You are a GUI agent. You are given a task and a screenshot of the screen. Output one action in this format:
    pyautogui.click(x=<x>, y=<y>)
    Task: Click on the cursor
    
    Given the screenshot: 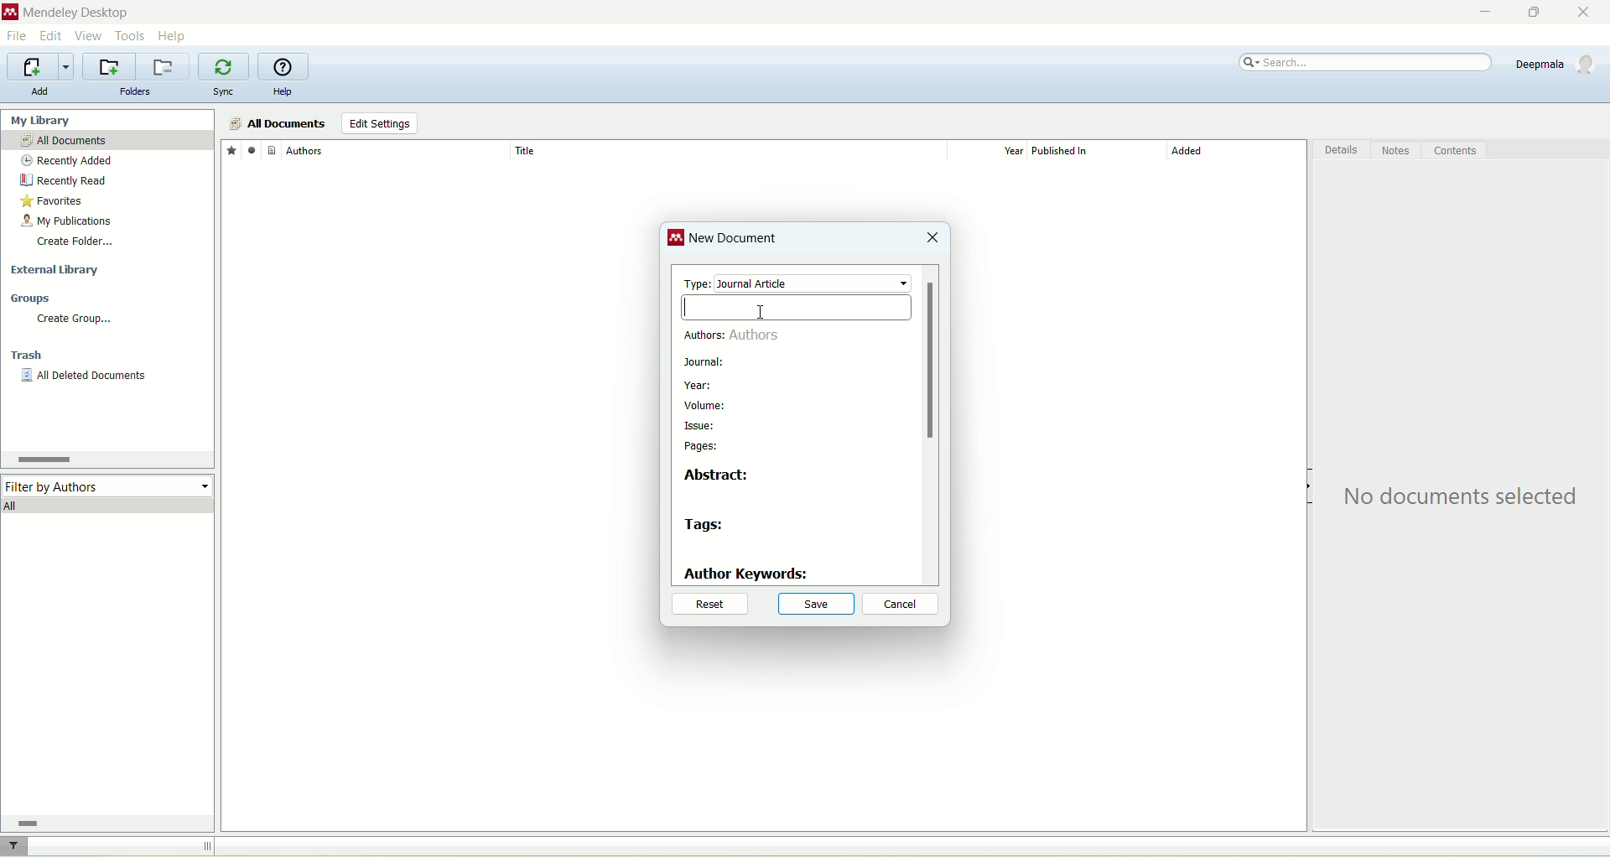 What is the action you would take?
    pyautogui.click(x=766, y=317)
    